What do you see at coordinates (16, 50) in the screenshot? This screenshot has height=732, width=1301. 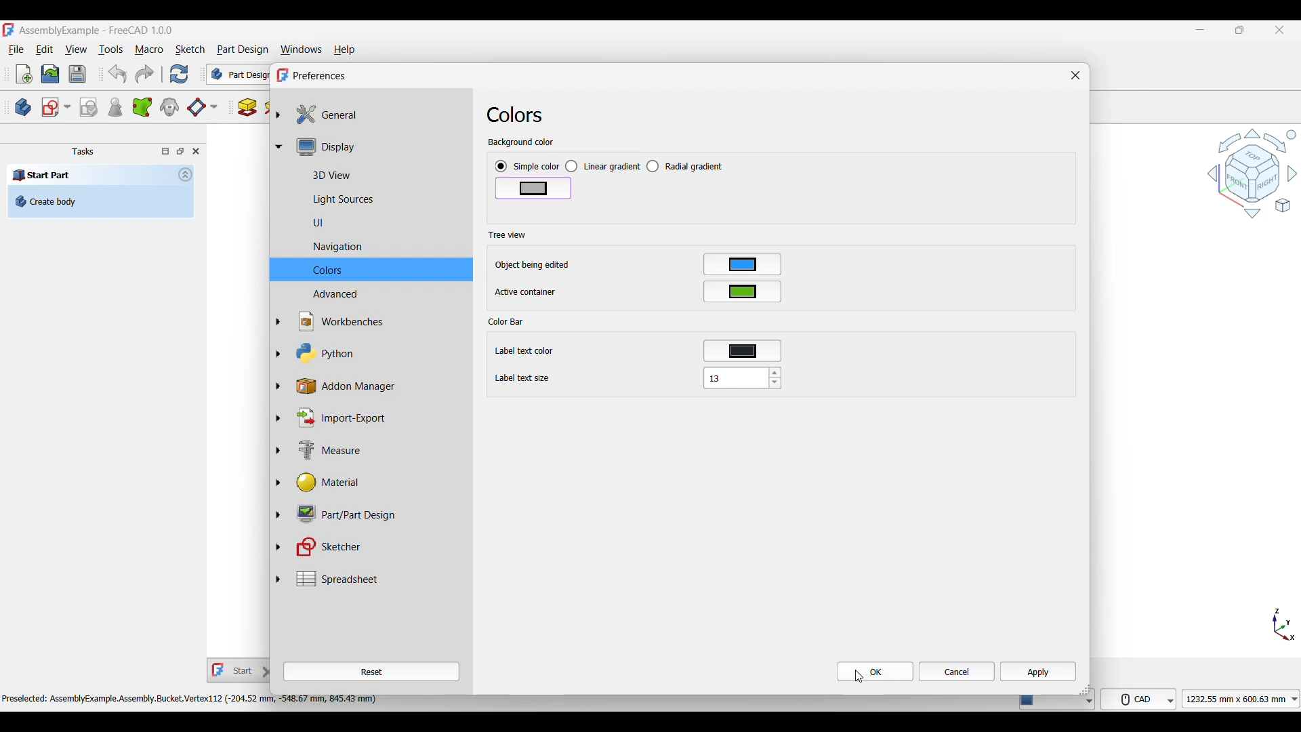 I see `File menu` at bounding box center [16, 50].